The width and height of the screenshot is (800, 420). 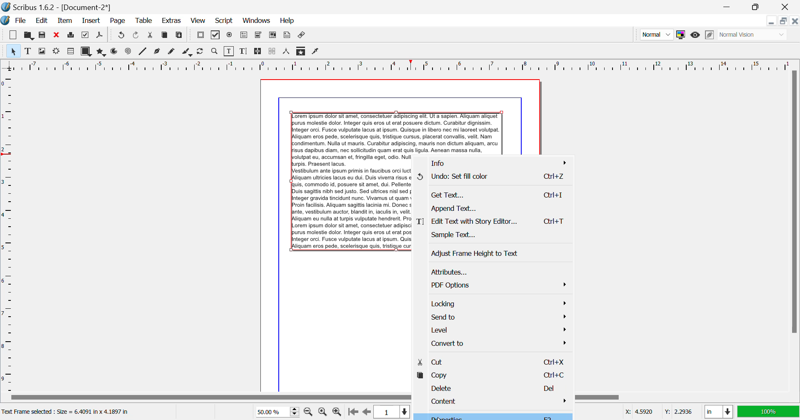 I want to click on Copy, so click(x=491, y=374).